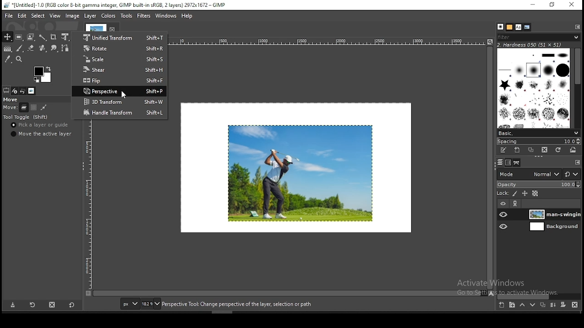  What do you see at coordinates (120, 91) in the screenshot?
I see `perspective` at bounding box center [120, 91].